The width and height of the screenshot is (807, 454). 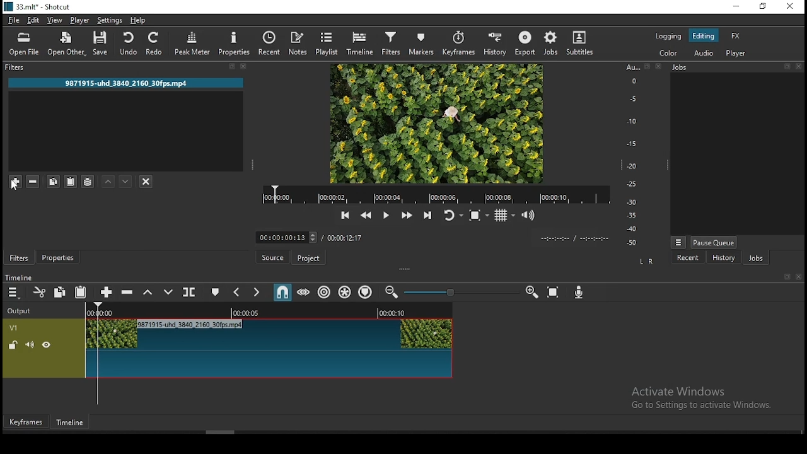 What do you see at coordinates (235, 44) in the screenshot?
I see `properties` at bounding box center [235, 44].